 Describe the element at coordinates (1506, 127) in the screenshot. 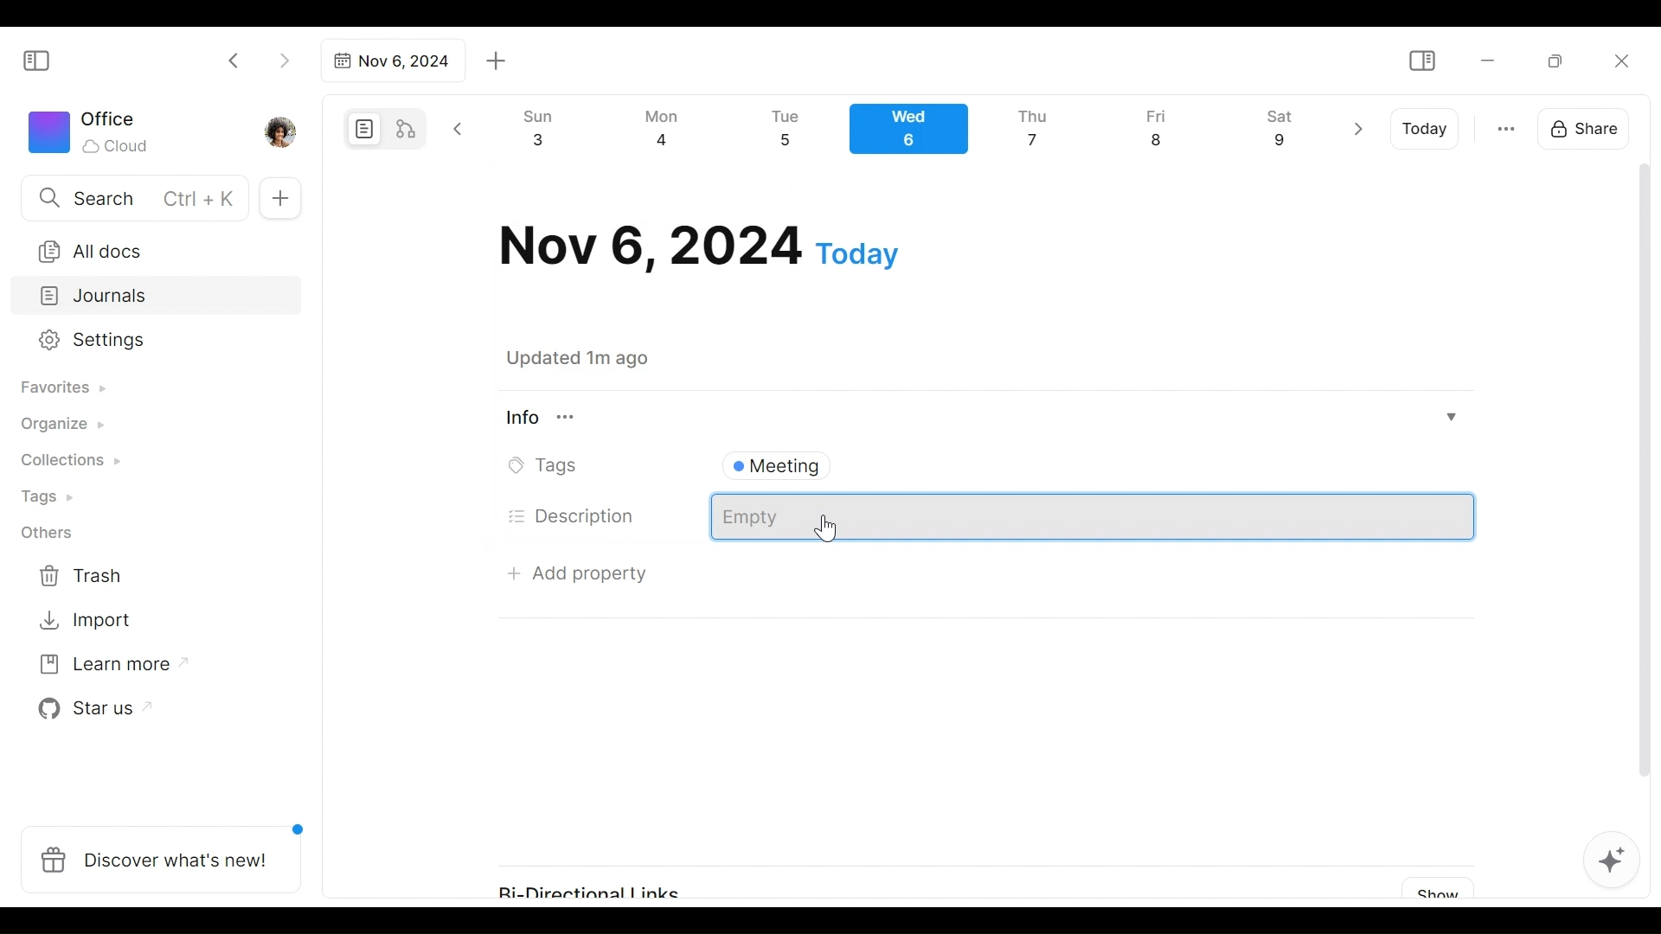

I see `more otions` at that location.